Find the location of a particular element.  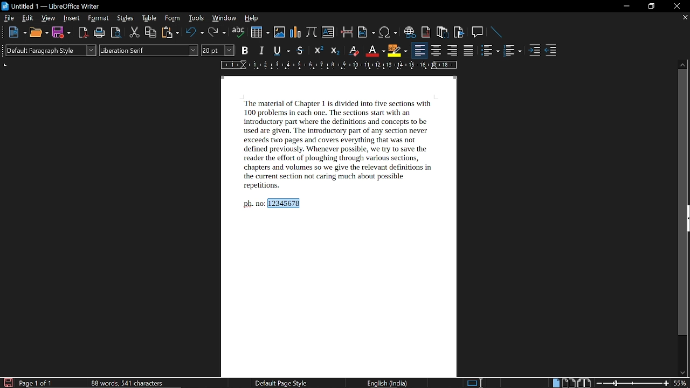

font color is located at coordinates (374, 51).